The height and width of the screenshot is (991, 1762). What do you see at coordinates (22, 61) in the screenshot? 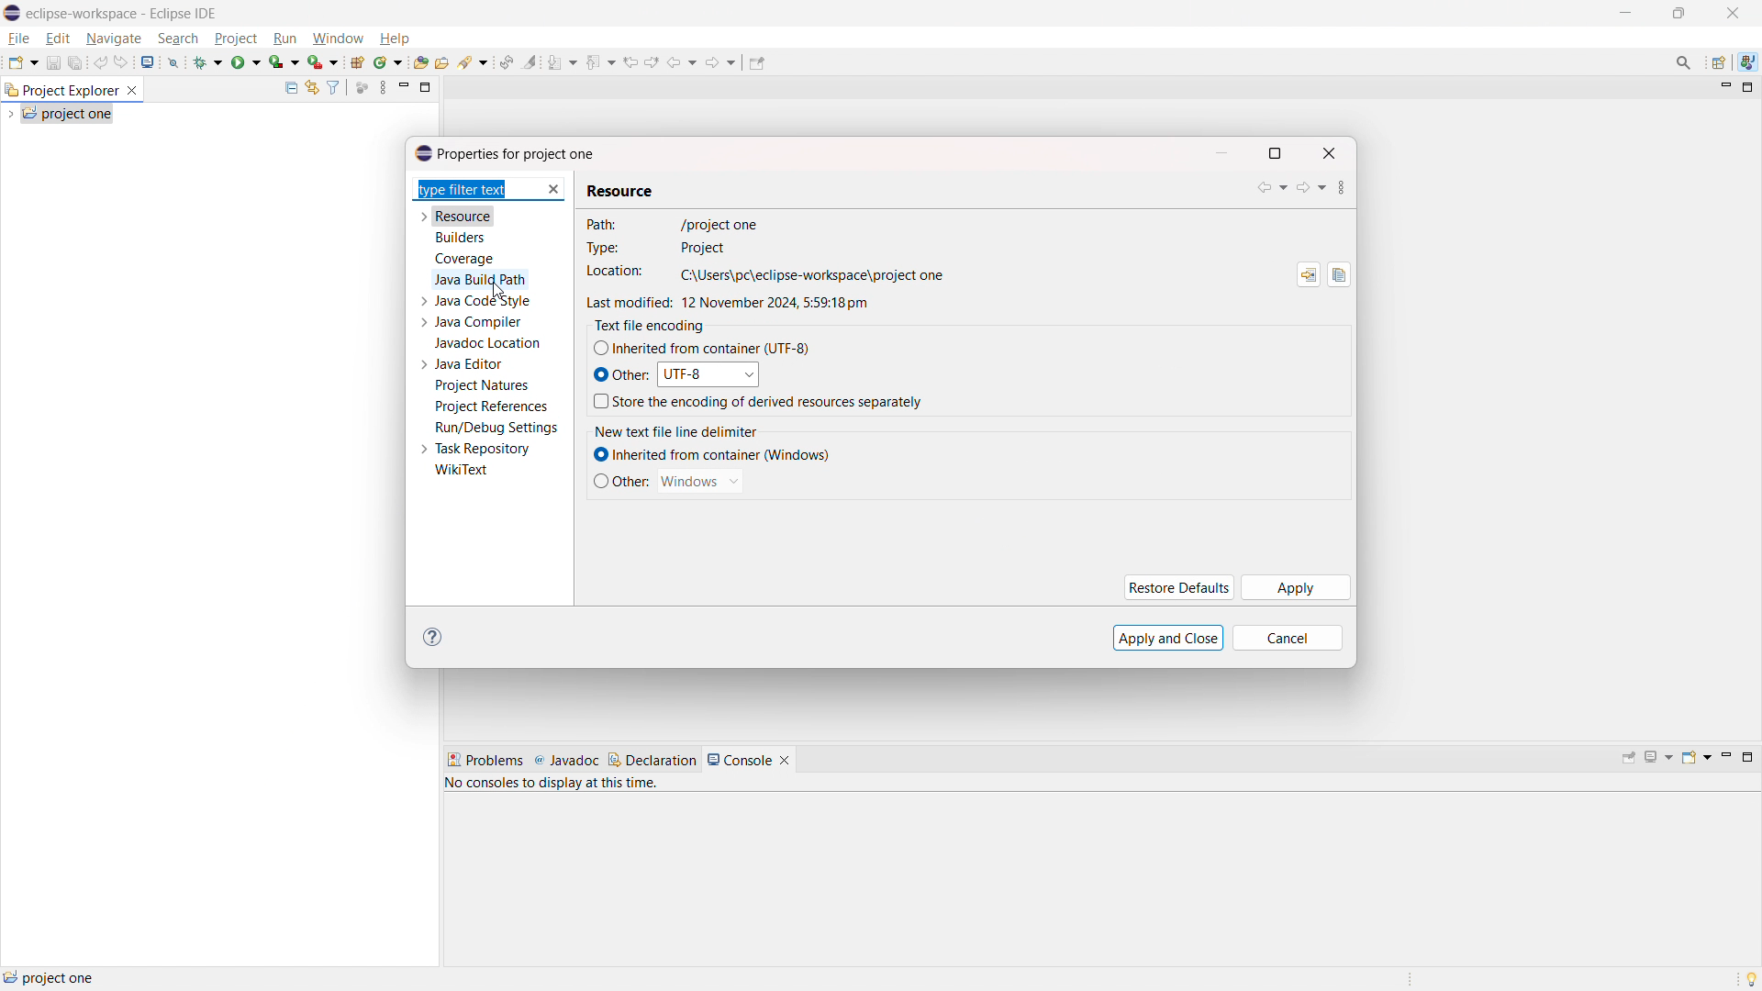
I see `new` at bounding box center [22, 61].